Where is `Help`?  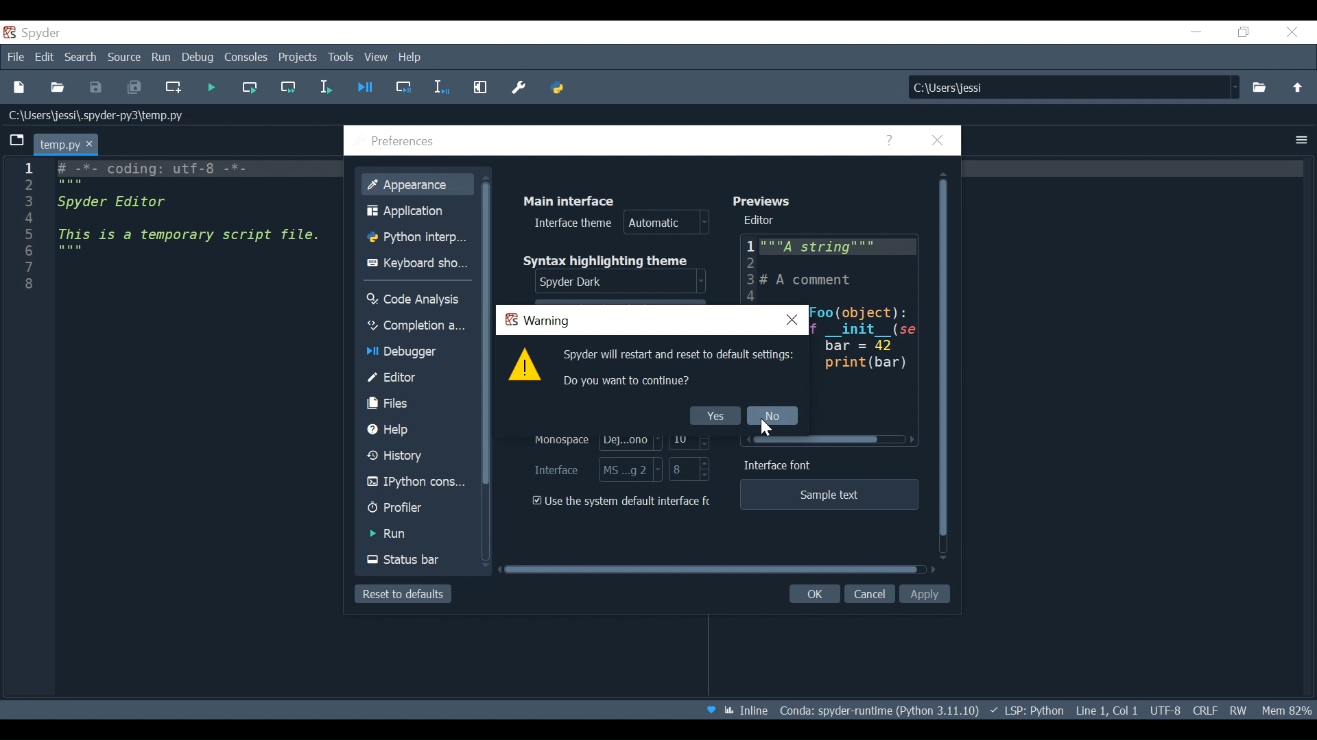
Help is located at coordinates (890, 140).